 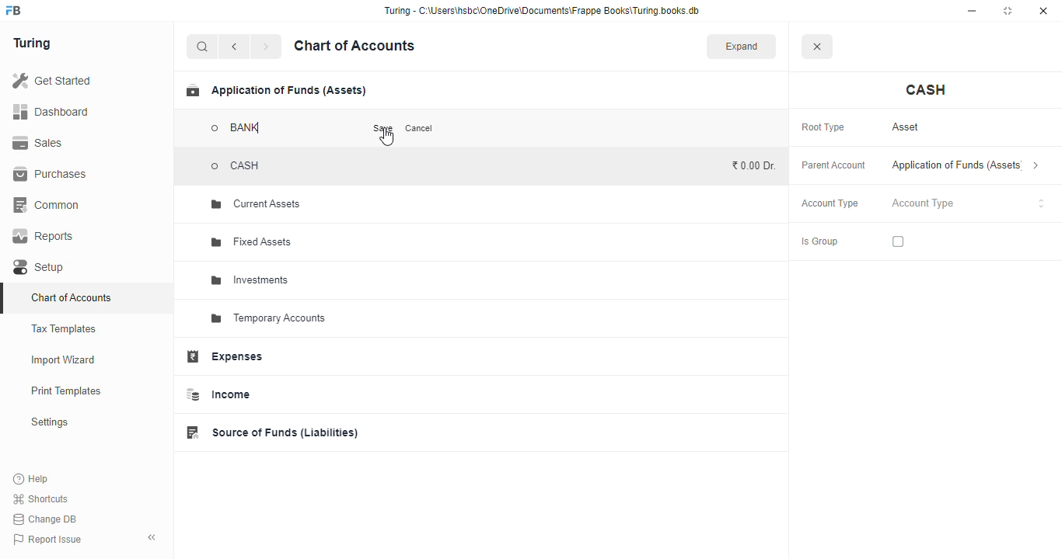 I want to click on common, so click(x=47, y=205).